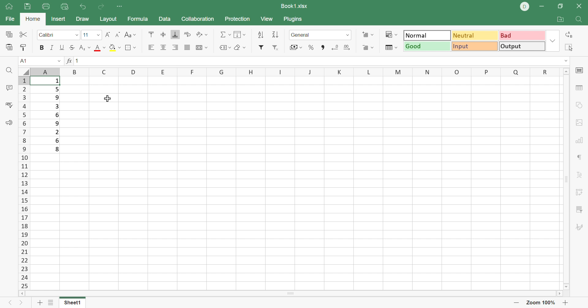  Describe the element at coordinates (119, 35) in the screenshot. I see `Decrement font size` at that location.